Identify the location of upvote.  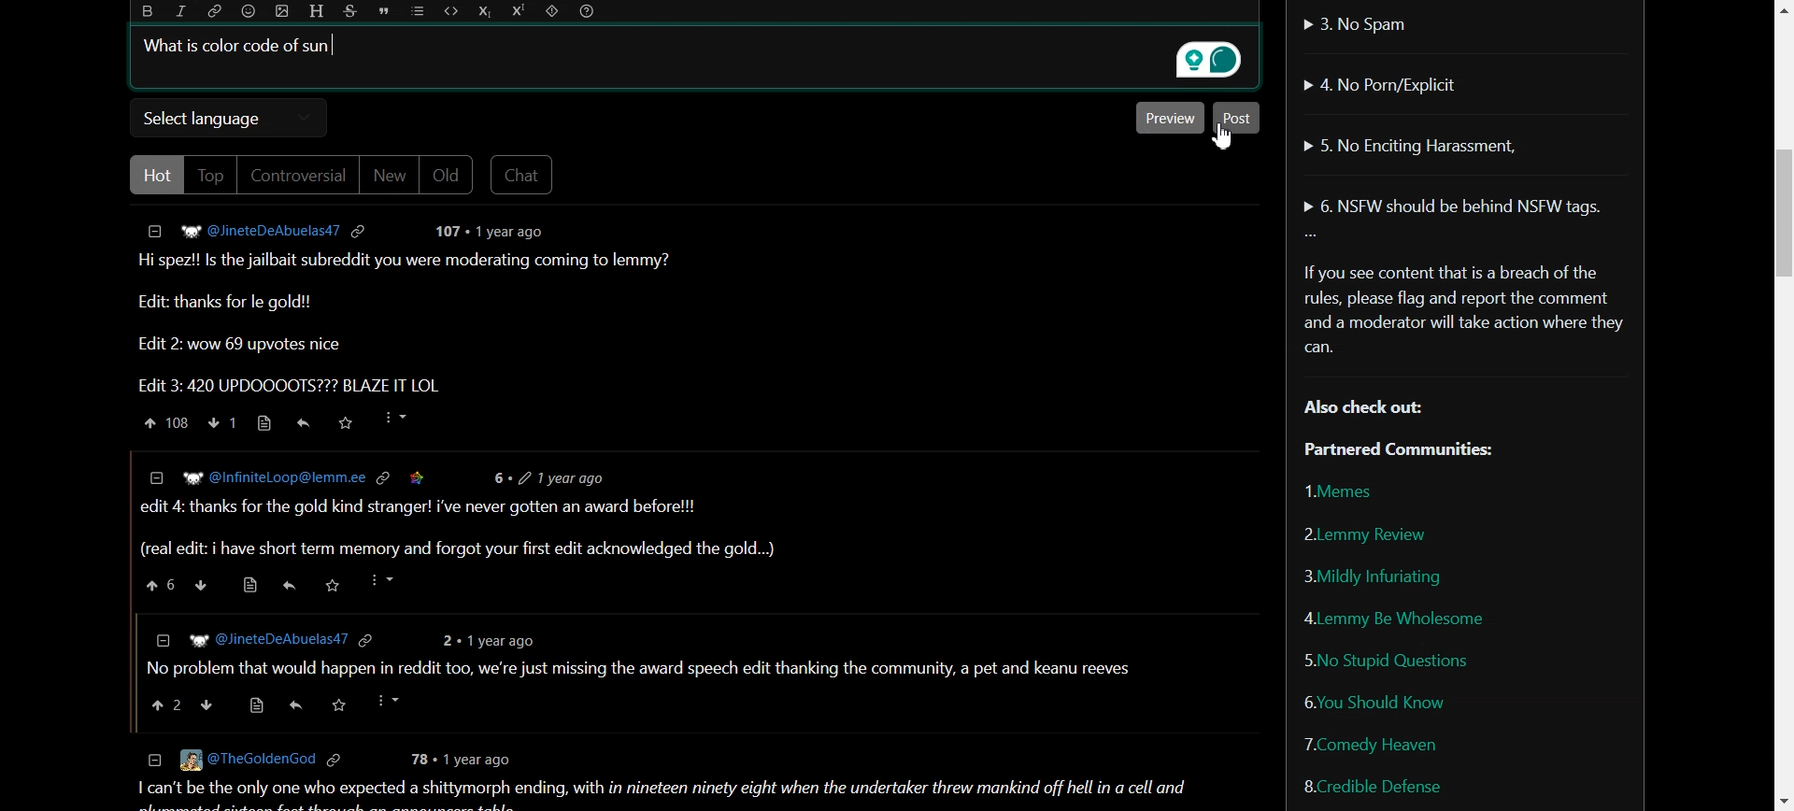
(167, 706).